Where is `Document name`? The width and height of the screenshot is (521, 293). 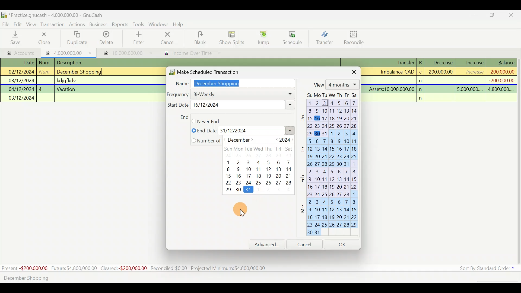
Document name is located at coordinates (58, 15).